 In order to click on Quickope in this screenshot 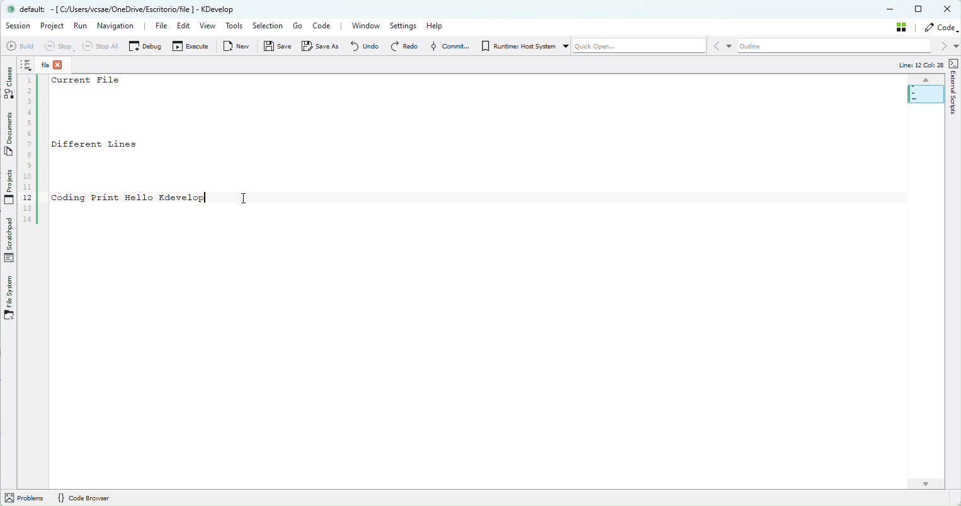, I will do `click(638, 45)`.